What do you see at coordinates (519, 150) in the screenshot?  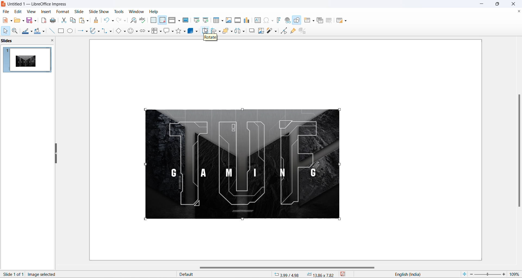 I see `vertical scroll bar` at bounding box center [519, 150].